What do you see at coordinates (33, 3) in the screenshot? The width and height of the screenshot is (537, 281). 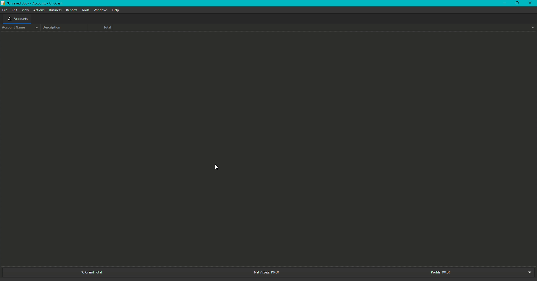 I see `Unsaved book - accounts - GnuCash` at bounding box center [33, 3].